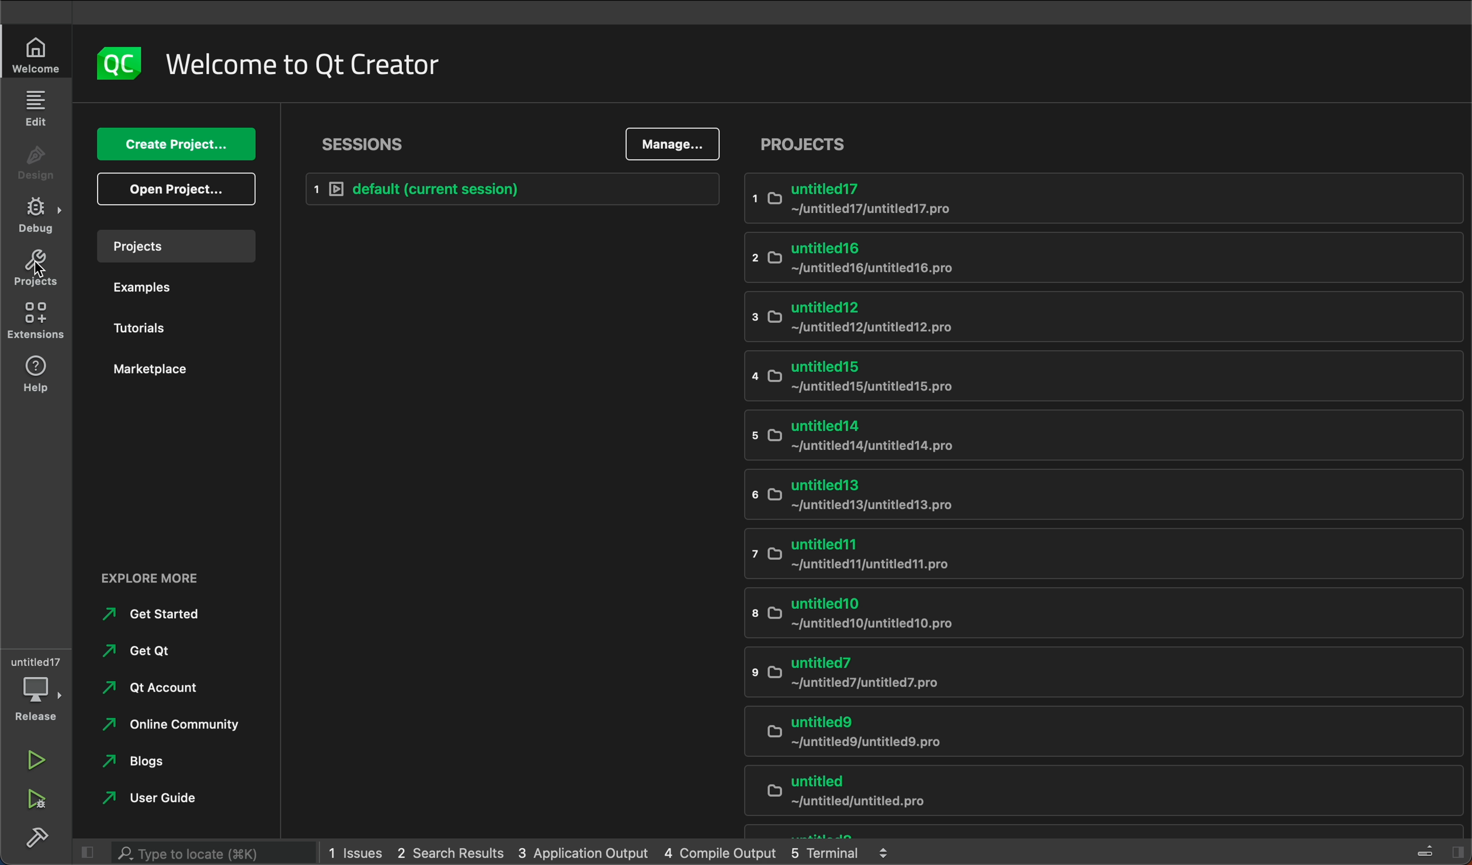 This screenshot has height=865, width=1472. Describe the element at coordinates (1091, 732) in the screenshot. I see `untitled9` at that location.